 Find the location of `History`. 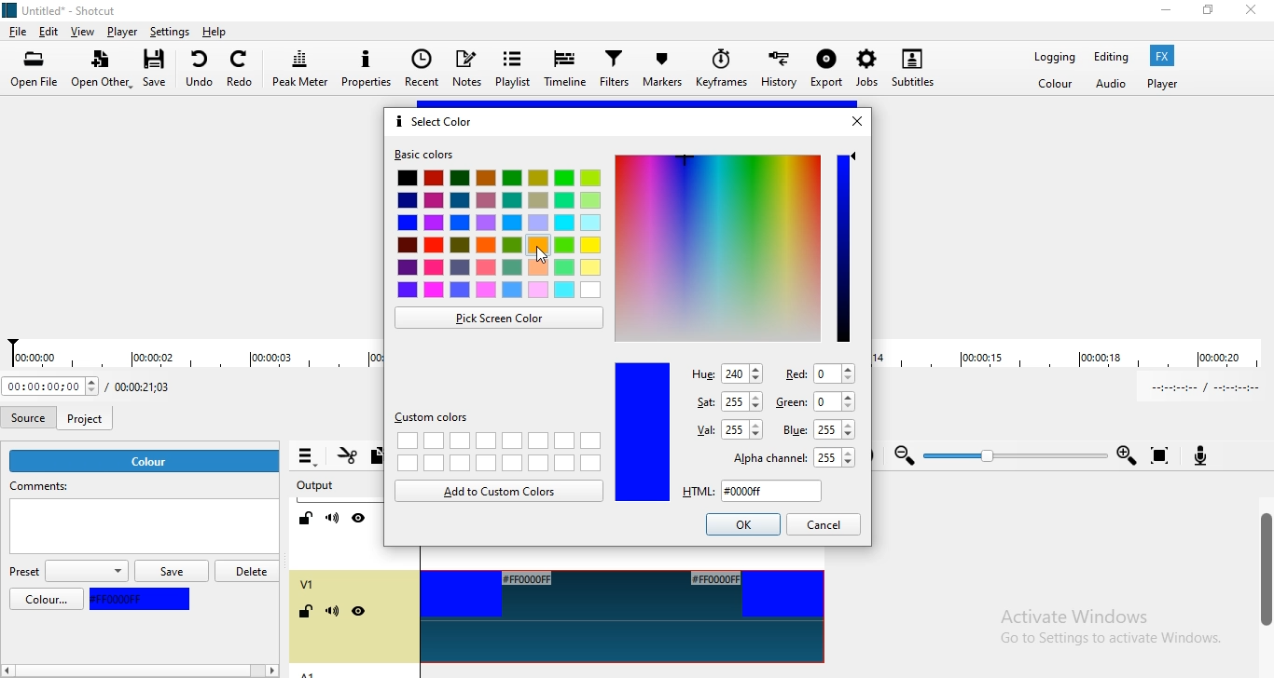

History is located at coordinates (782, 75).